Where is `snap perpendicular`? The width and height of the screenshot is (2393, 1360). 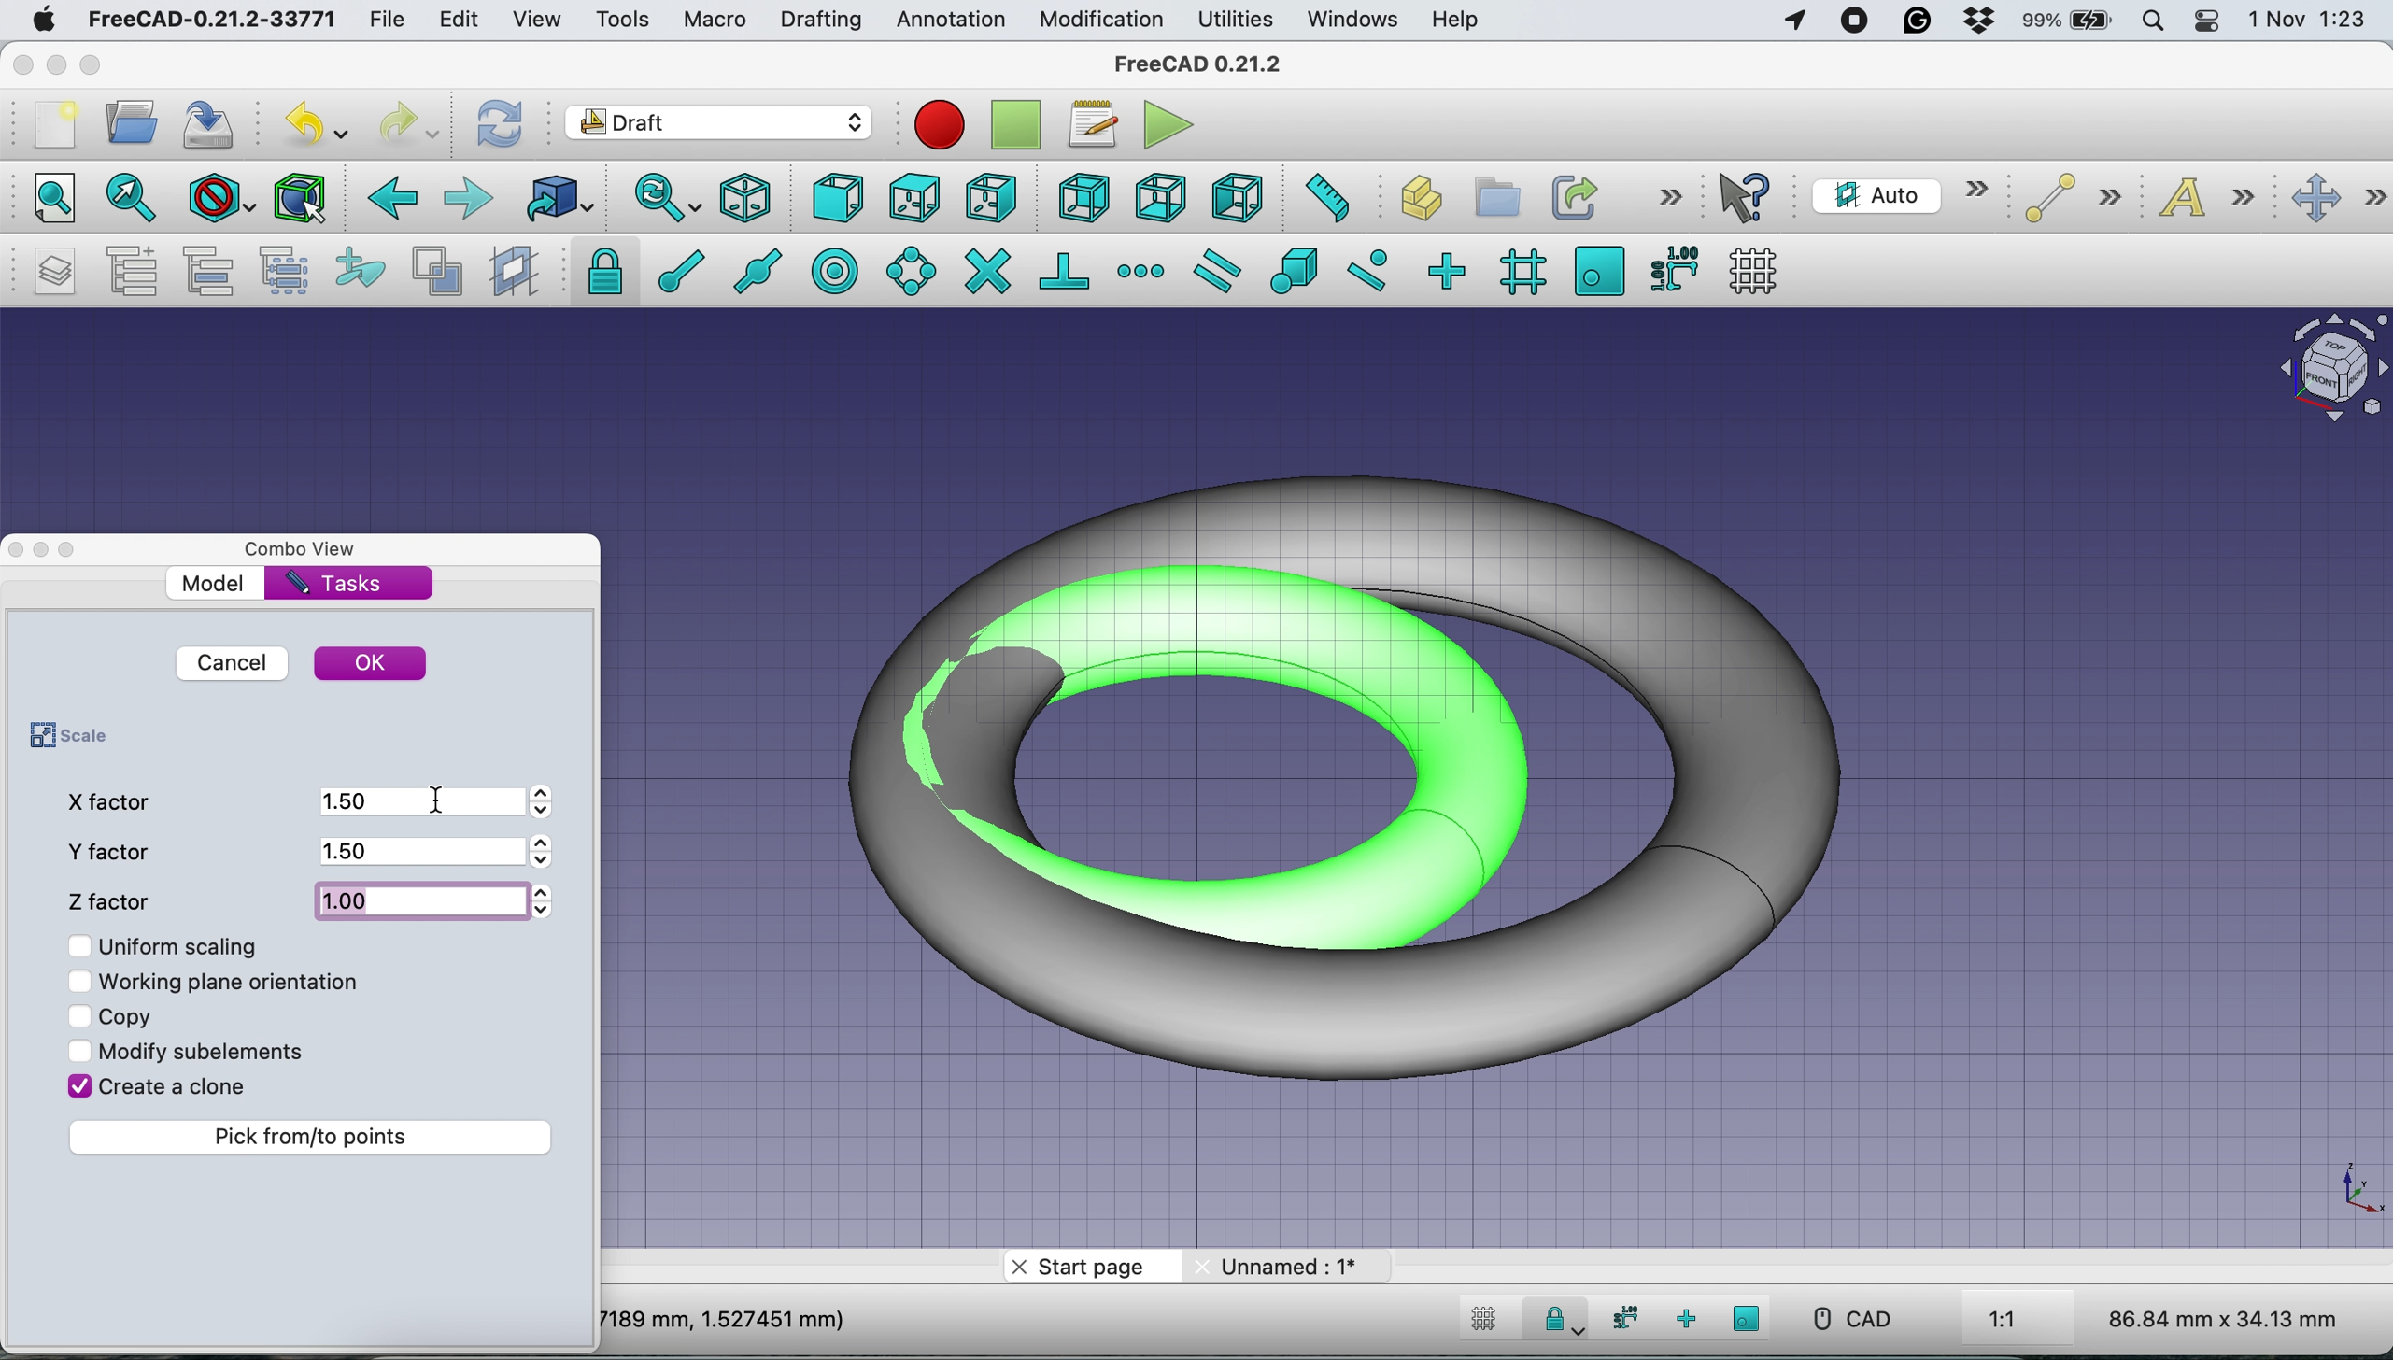 snap perpendicular is located at coordinates (1066, 269).